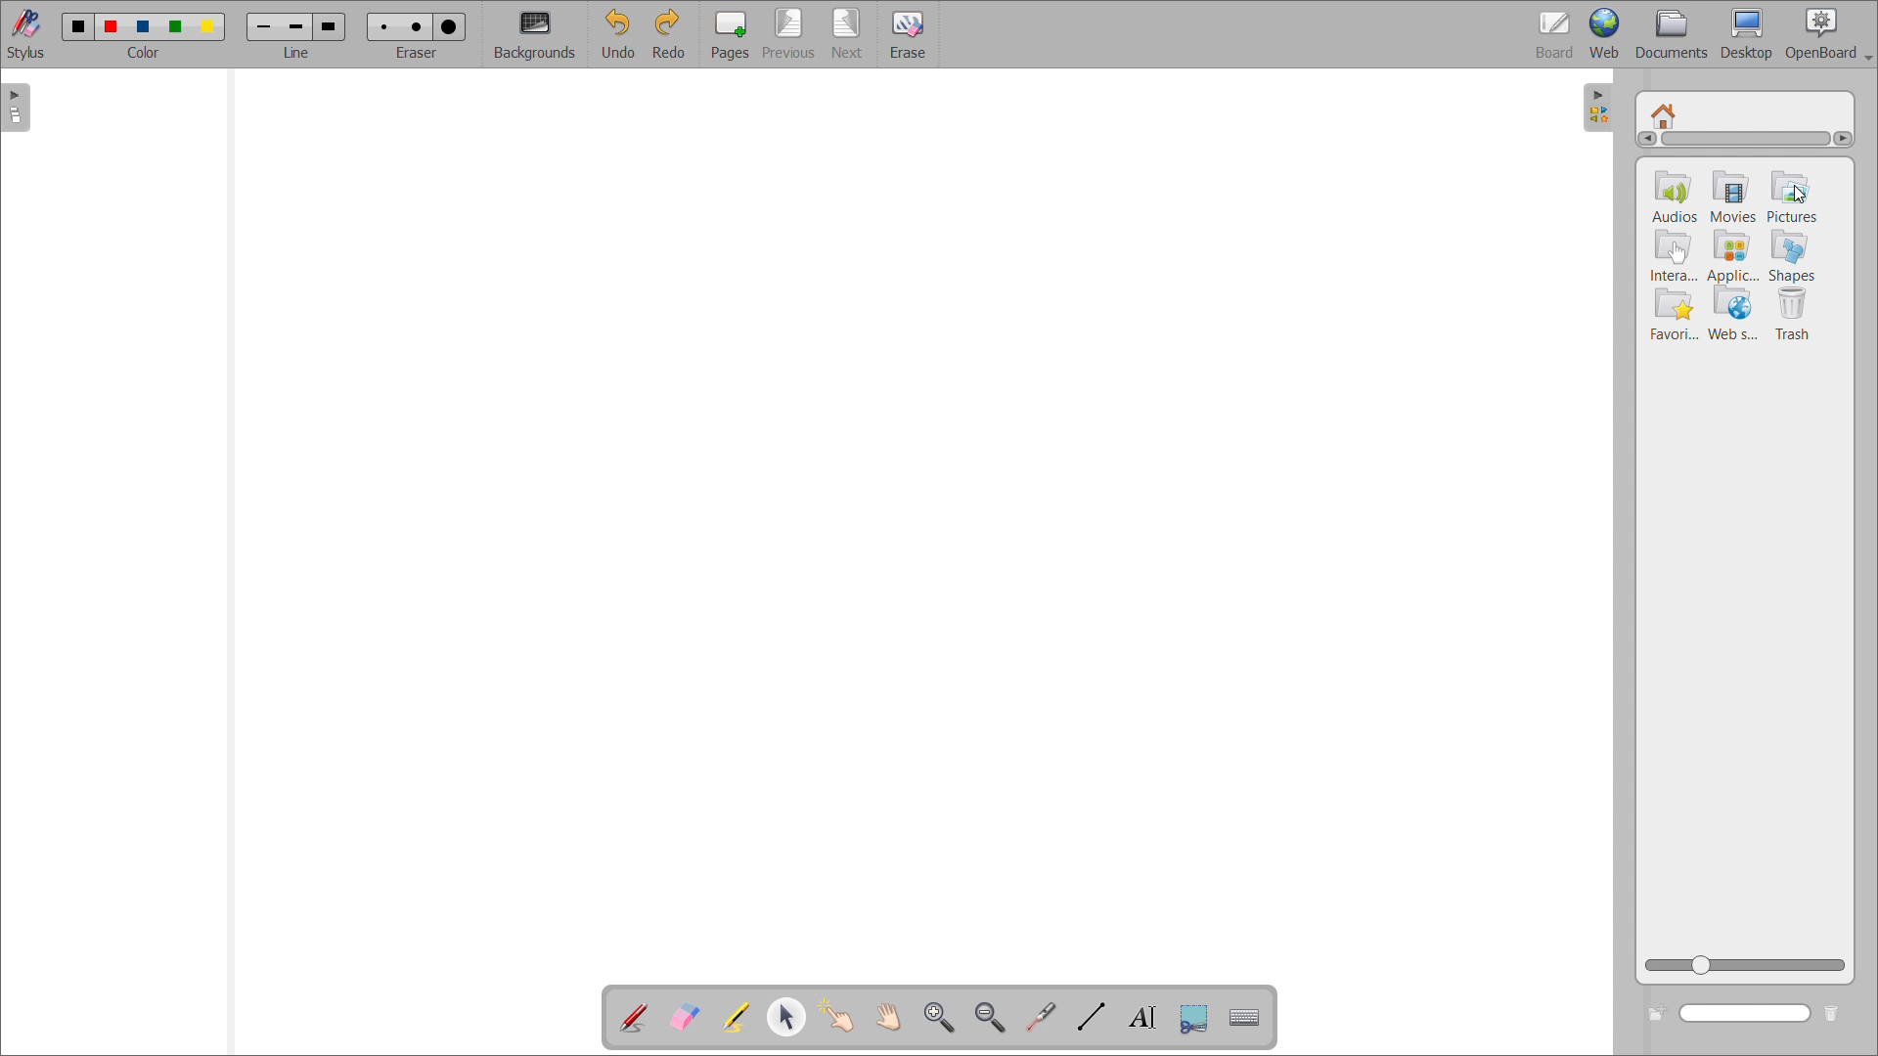 This screenshot has height=1056, width=1878. What do you see at coordinates (1090, 1017) in the screenshot?
I see `draw lines` at bounding box center [1090, 1017].